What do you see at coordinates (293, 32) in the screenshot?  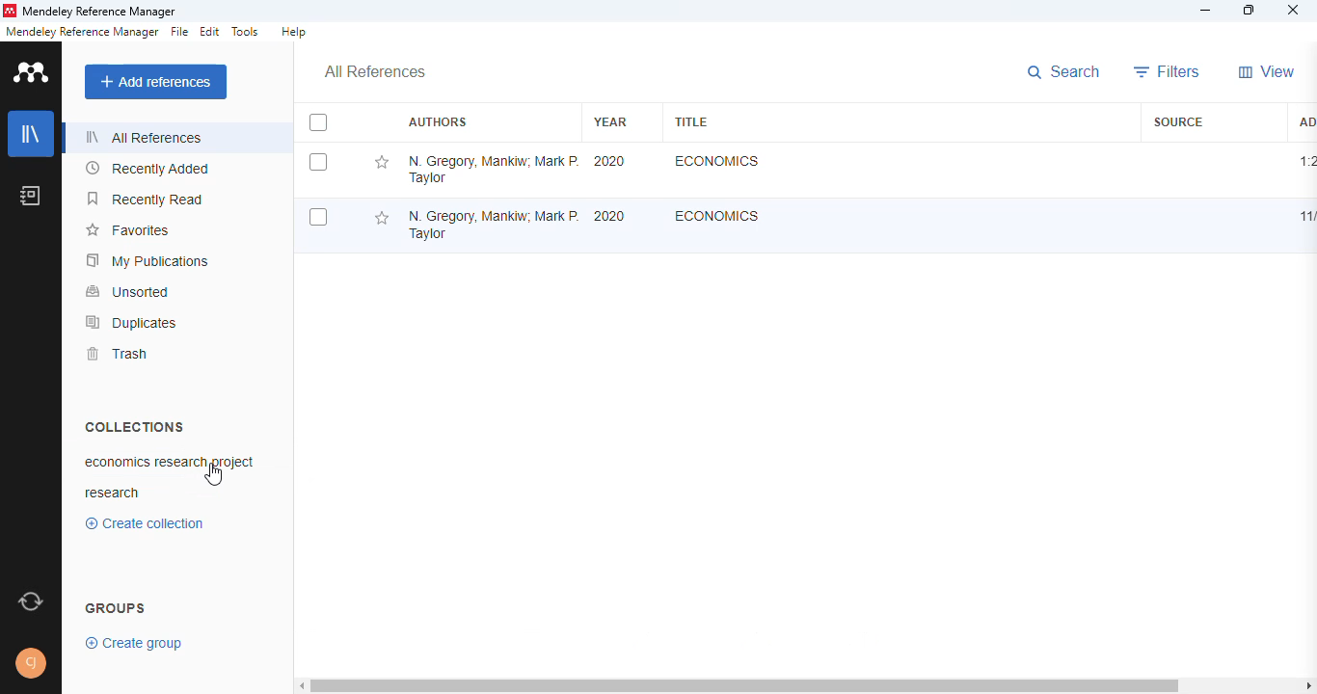 I see `help` at bounding box center [293, 32].